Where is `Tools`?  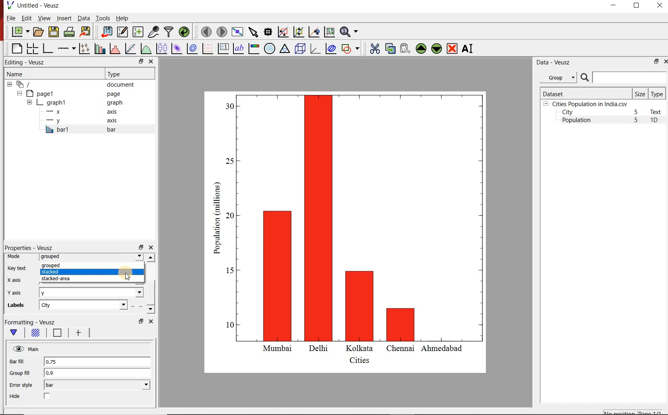
Tools is located at coordinates (102, 18).